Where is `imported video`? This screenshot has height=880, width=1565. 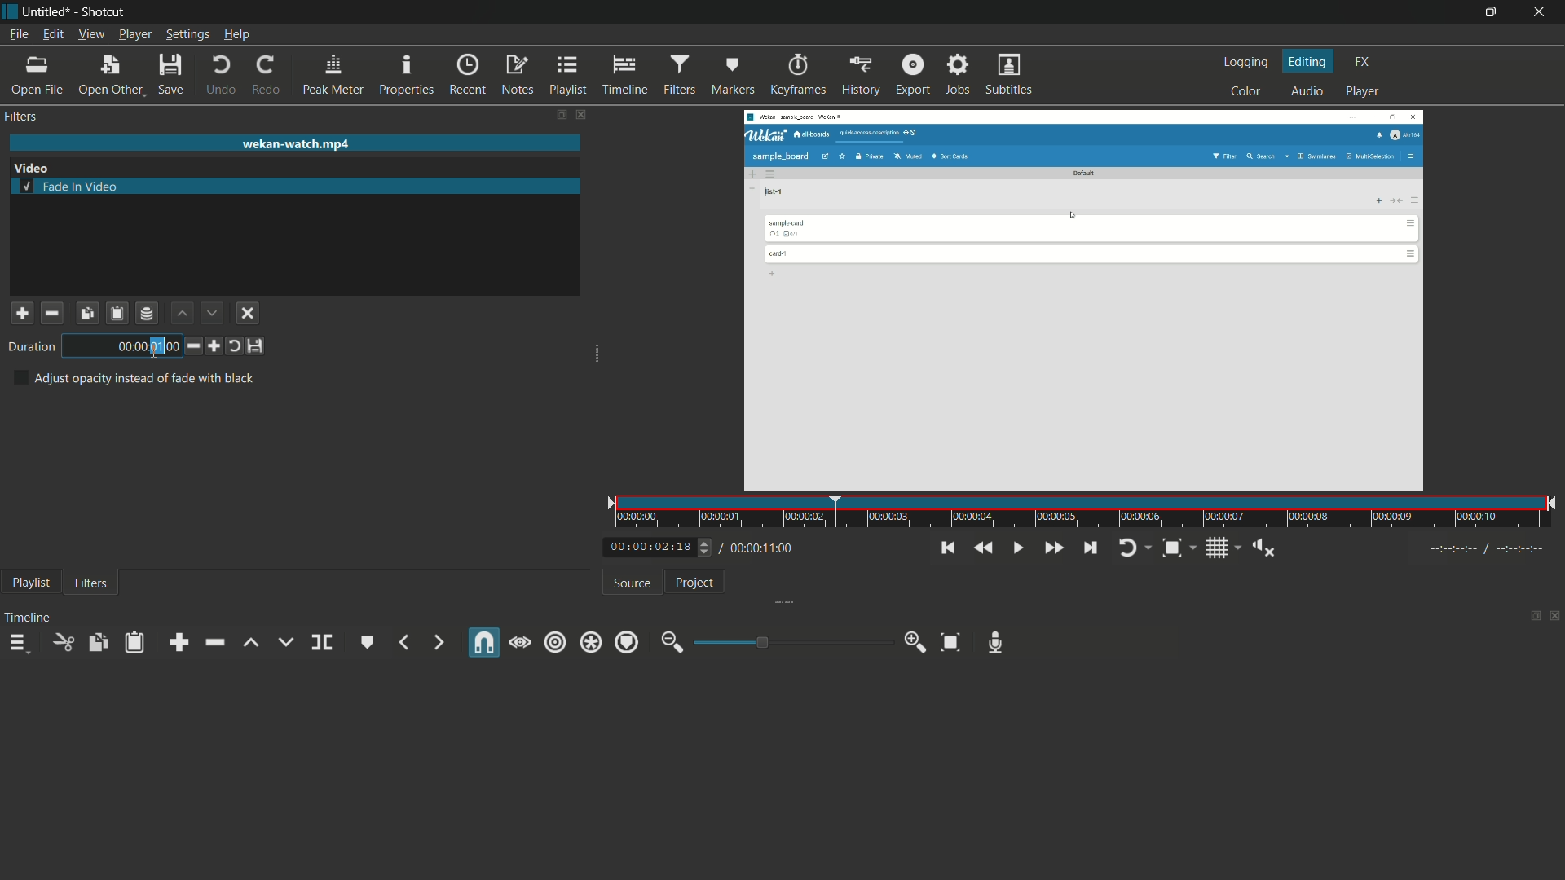 imported video is located at coordinates (1087, 300).